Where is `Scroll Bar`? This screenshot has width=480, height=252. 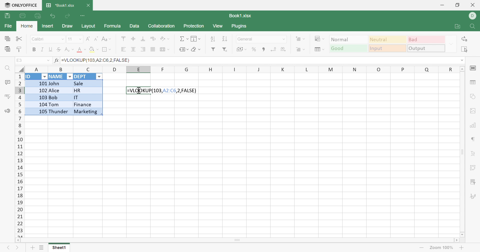 Scroll Bar is located at coordinates (462, 151).